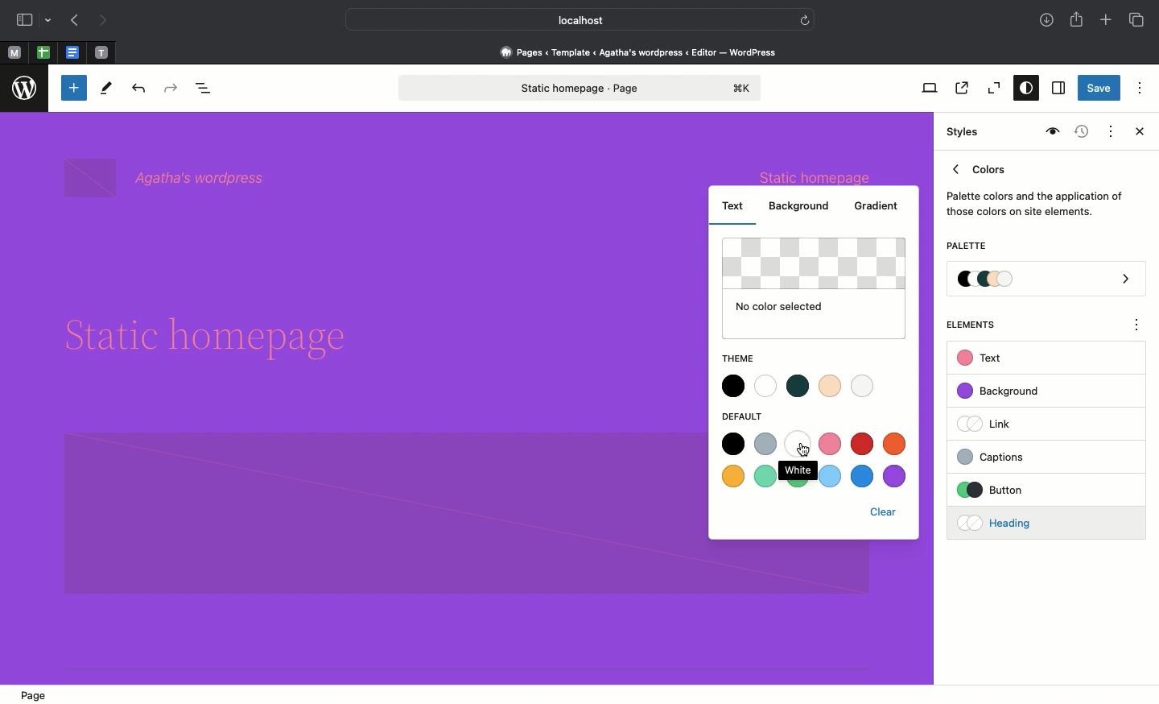 Image resolution: width=1159 pixels, height=704 pixels. I want to click on Pages < Template <Agatha's wordpress < editor - wordpress, so click(644, 52).